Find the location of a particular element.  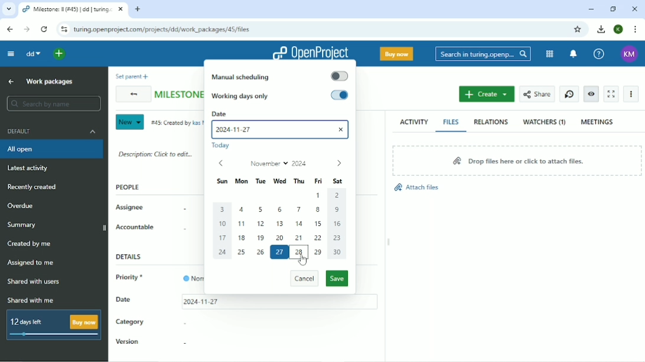

Priority is located at coordinates (132, 278).